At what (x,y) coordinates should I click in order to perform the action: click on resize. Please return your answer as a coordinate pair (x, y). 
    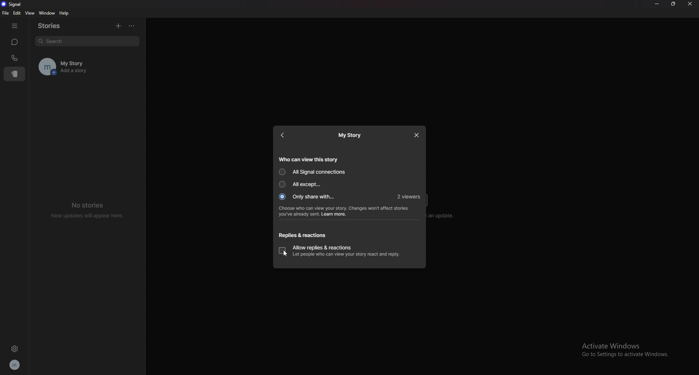
    Looking at the image, I should click on (673, 4).